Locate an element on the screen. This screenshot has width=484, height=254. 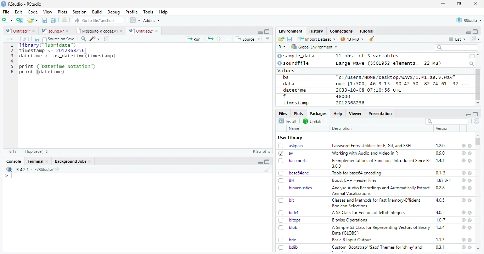
Save all the open documents is located at coordinates (54, 21).